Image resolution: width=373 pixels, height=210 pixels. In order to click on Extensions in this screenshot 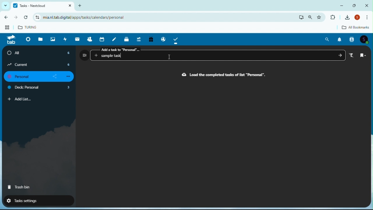, I will do `click(332, 17)`.